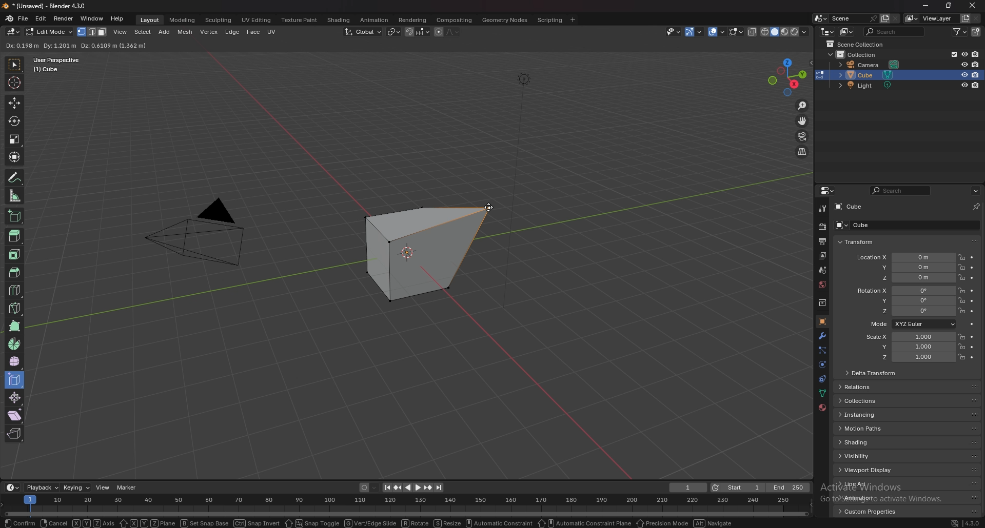 This screenshot has width=985, height=528. Describe the element at coordinates (204, 234) in the screenshot. I see `PYRAMID` at that location.